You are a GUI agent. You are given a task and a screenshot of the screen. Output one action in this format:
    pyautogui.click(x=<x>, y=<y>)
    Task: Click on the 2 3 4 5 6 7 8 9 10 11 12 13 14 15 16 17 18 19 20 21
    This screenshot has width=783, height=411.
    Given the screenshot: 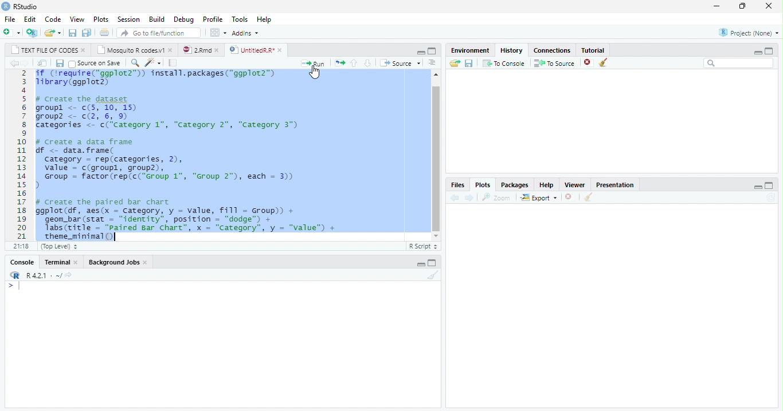 What is the action you would take?
    pyautogui.click(x=22, y=155)
    